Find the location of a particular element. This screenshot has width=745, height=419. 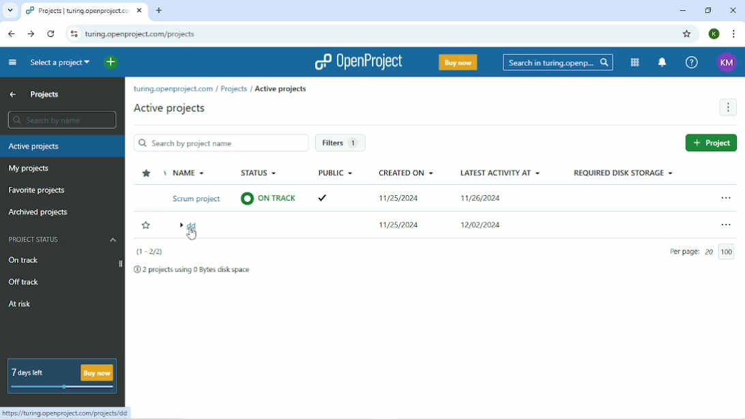

View site information is located at coordinates (74, 34).